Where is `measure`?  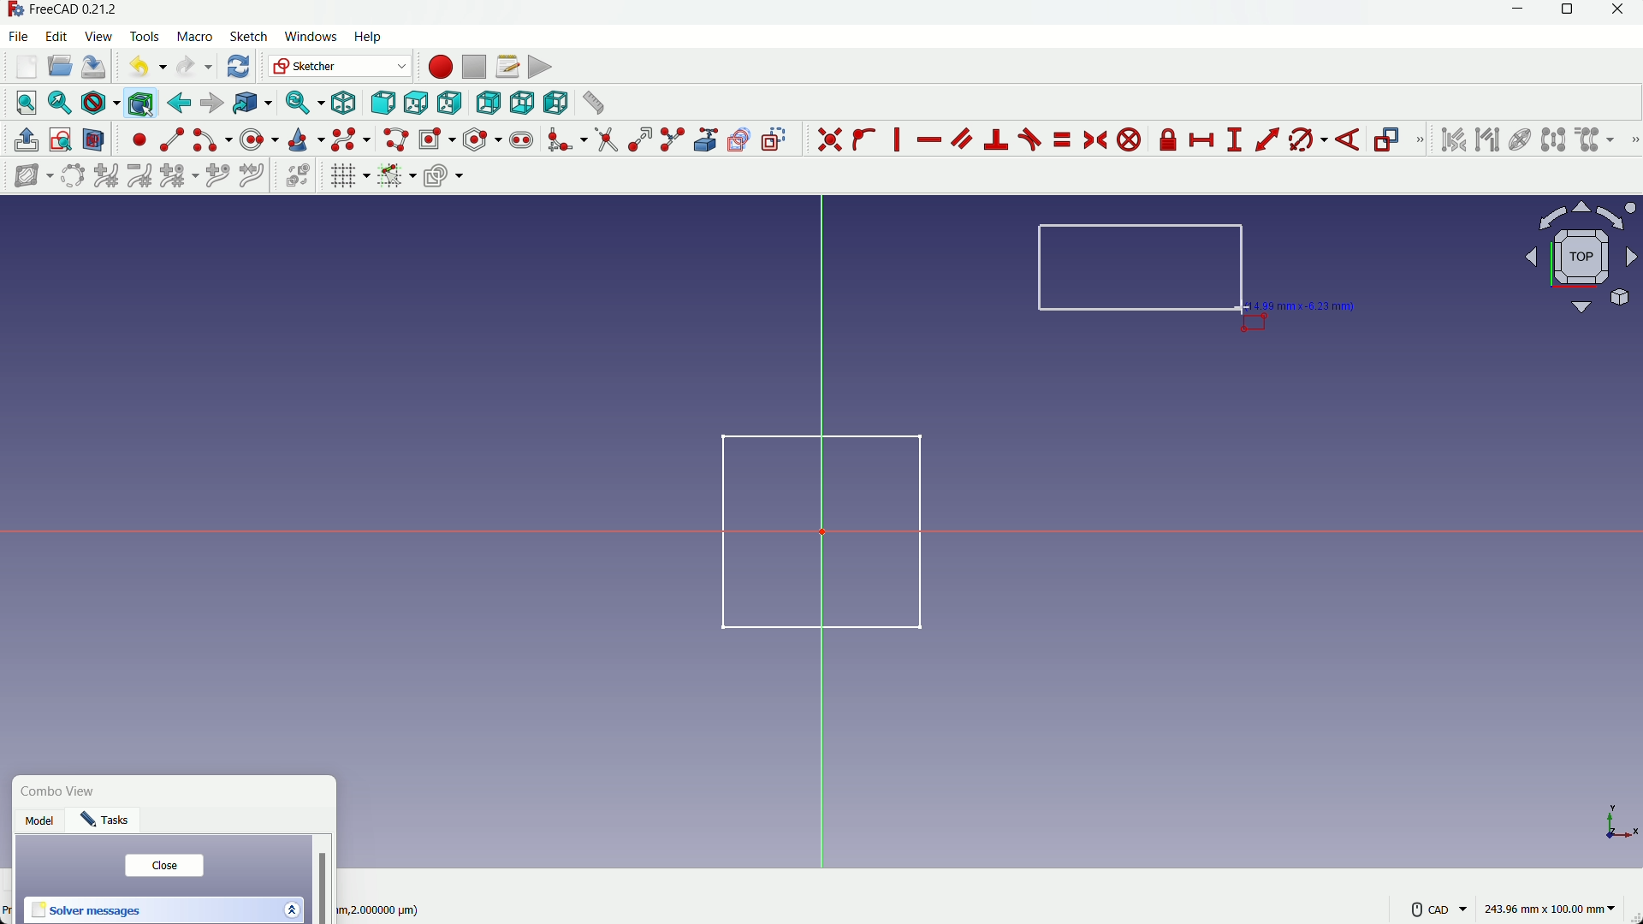
measure is located at coordinates (592, 103).